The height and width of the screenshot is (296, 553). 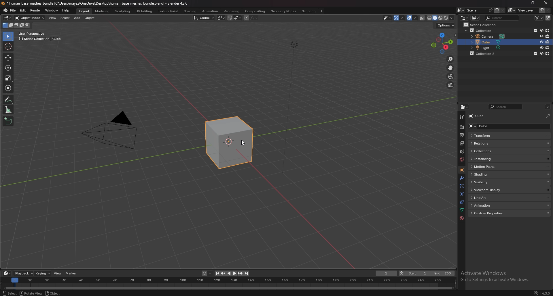 I want to click on cube, so click(x=490, y=42).